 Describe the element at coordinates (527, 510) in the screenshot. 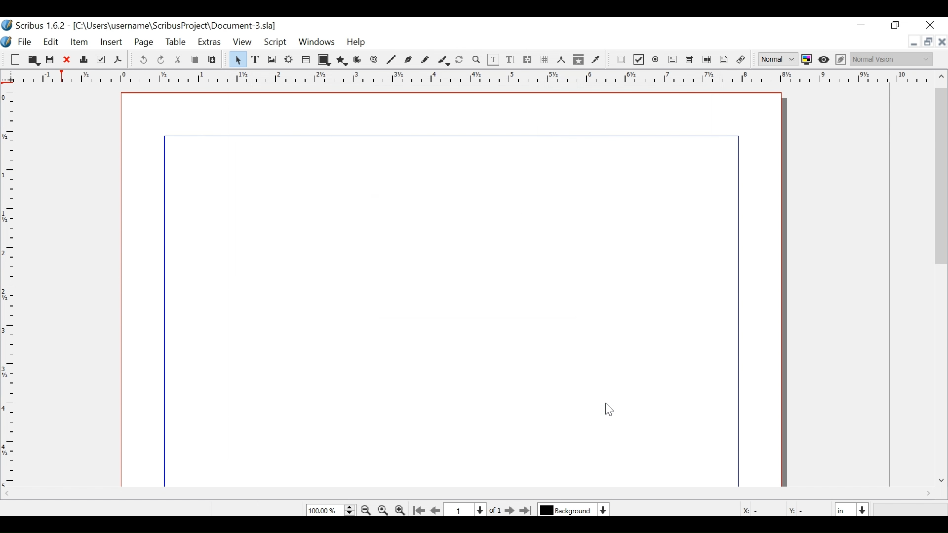

I see `Go to the last page` at that location.